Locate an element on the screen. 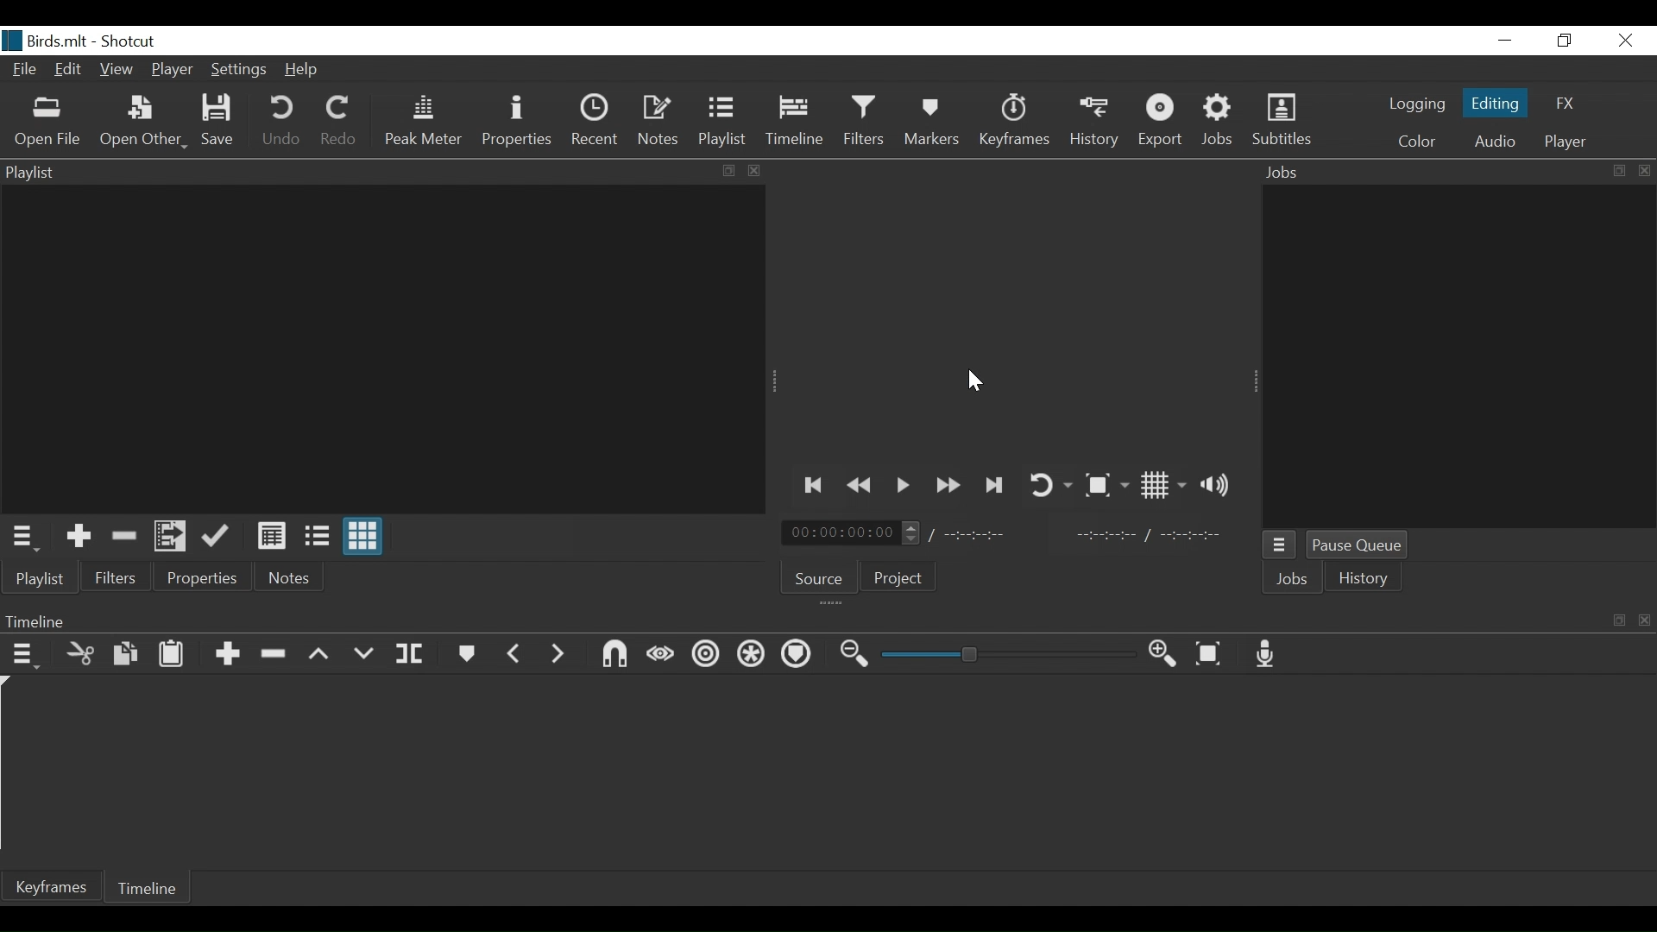  Export is located at coordinates (1163, 121).